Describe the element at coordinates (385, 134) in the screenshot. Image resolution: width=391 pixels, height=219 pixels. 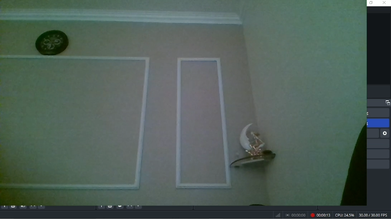
I see `settings` at that location.